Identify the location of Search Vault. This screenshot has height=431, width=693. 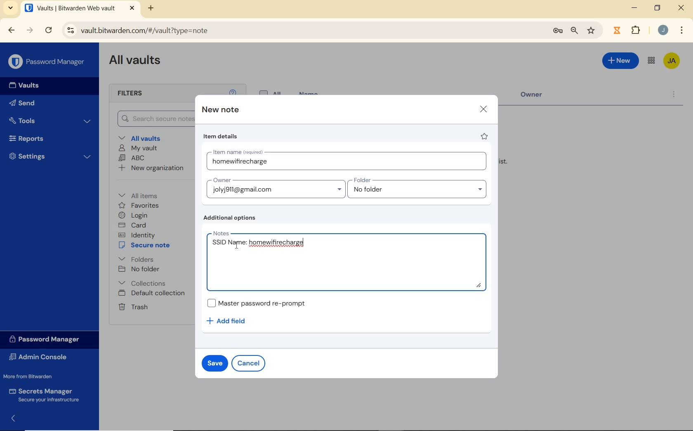
(152, 119).